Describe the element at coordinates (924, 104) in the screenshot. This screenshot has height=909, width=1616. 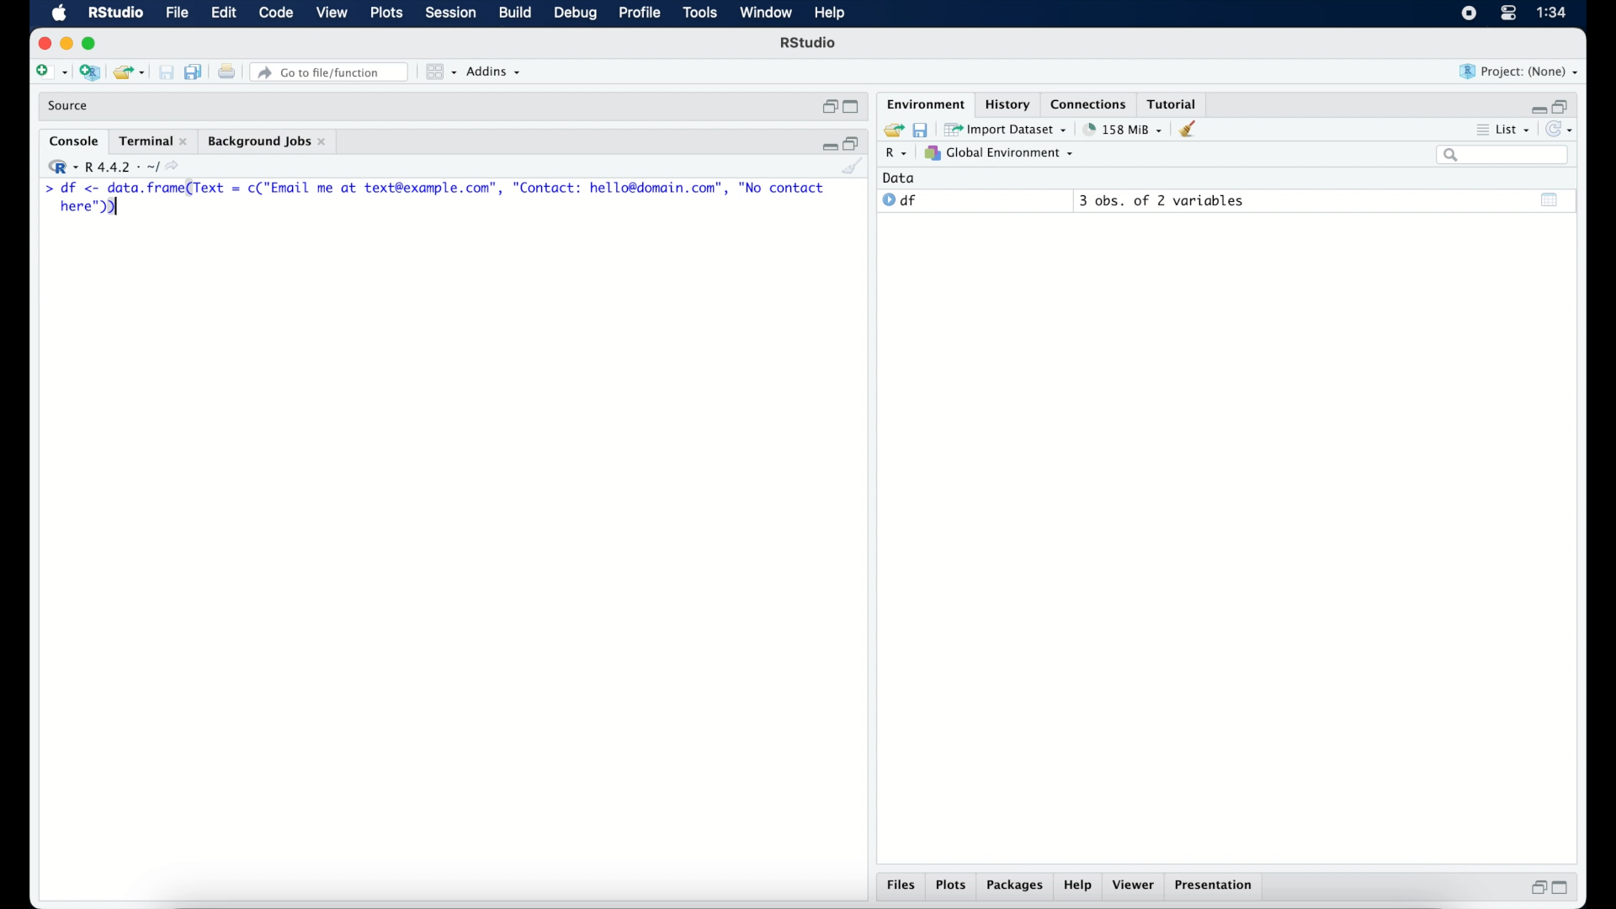
I see `environment` at that location.